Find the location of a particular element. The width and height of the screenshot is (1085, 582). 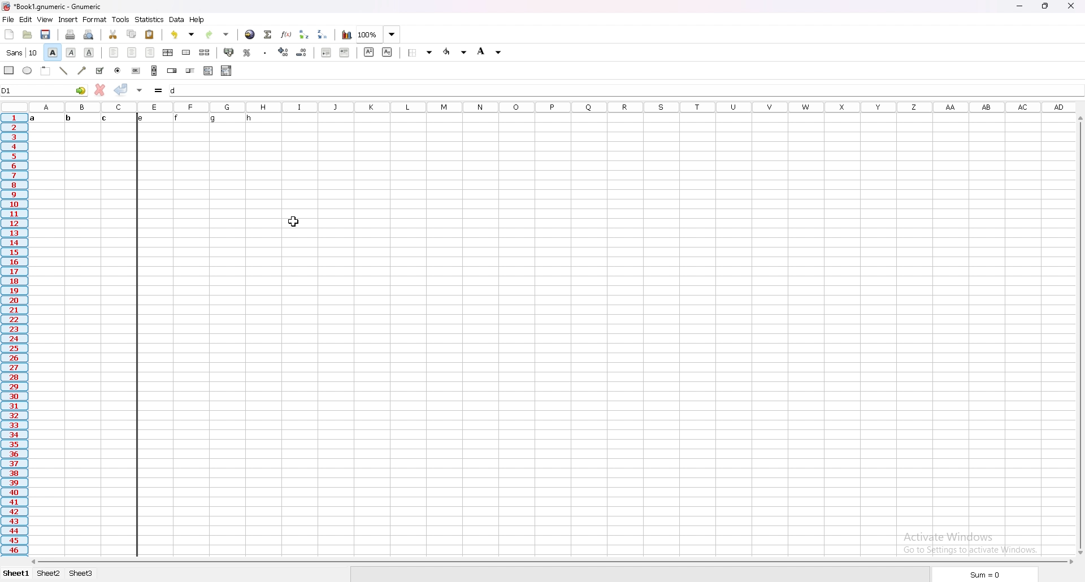

hyperlink is located at coordinates (250, 34).